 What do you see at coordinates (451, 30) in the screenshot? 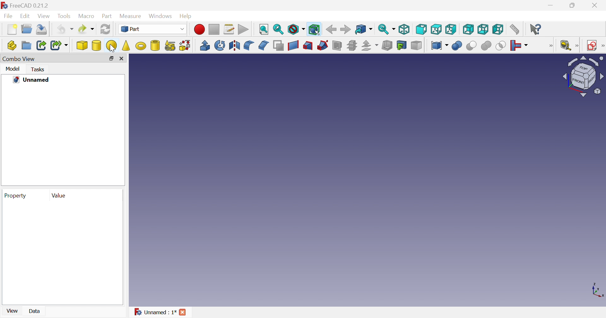
I see `Right` at bounding box center [451, 30].